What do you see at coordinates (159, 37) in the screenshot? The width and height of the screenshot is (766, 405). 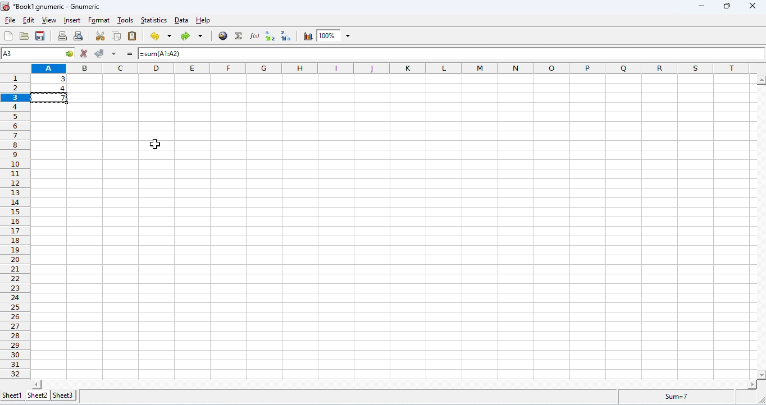 I see `undo` at bounding box center [159, 37].